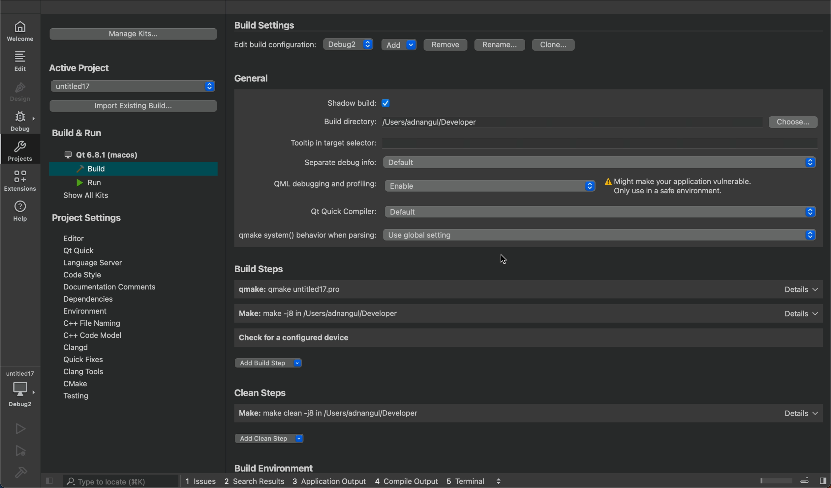  What do you see at coordinates (21, 428) in the screenshot?
I see `run` at bounding box center [21, 428].